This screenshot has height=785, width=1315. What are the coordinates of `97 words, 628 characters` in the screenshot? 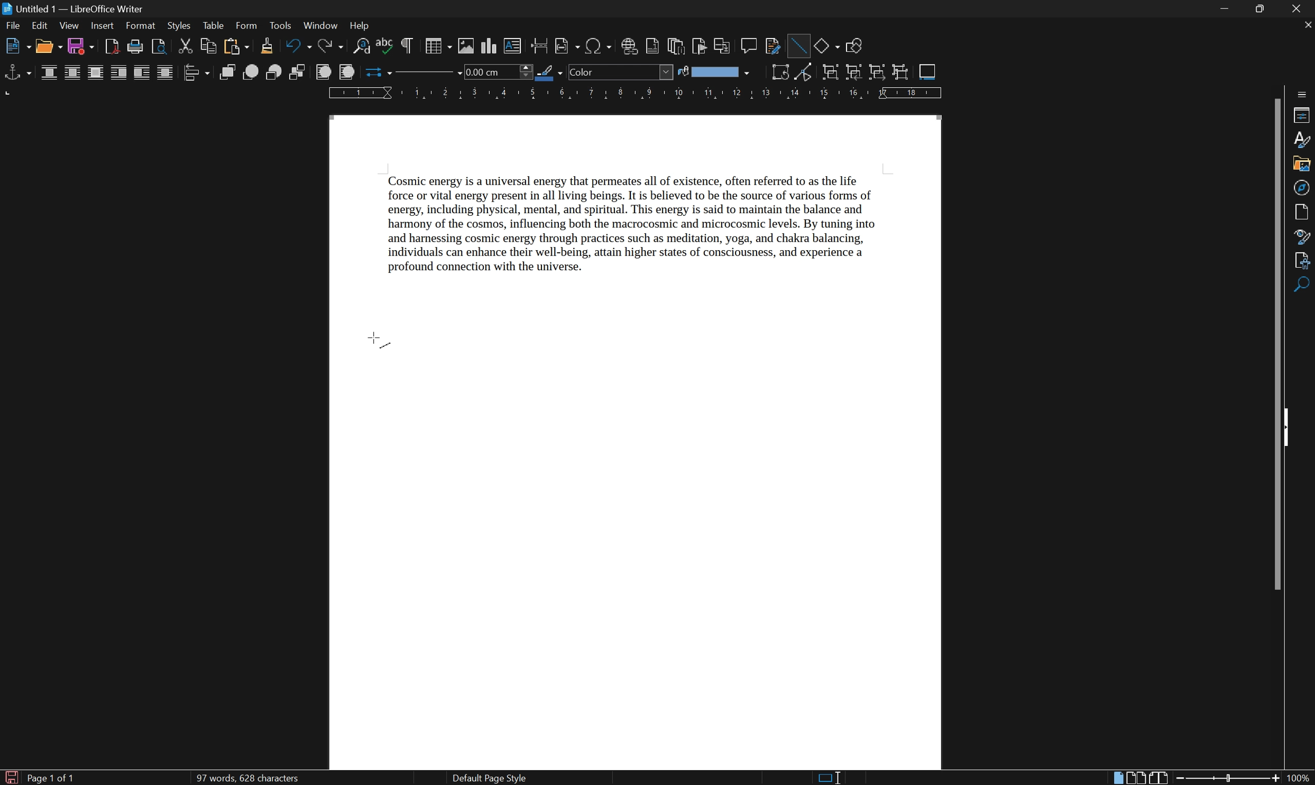 It's located at (246, 779).